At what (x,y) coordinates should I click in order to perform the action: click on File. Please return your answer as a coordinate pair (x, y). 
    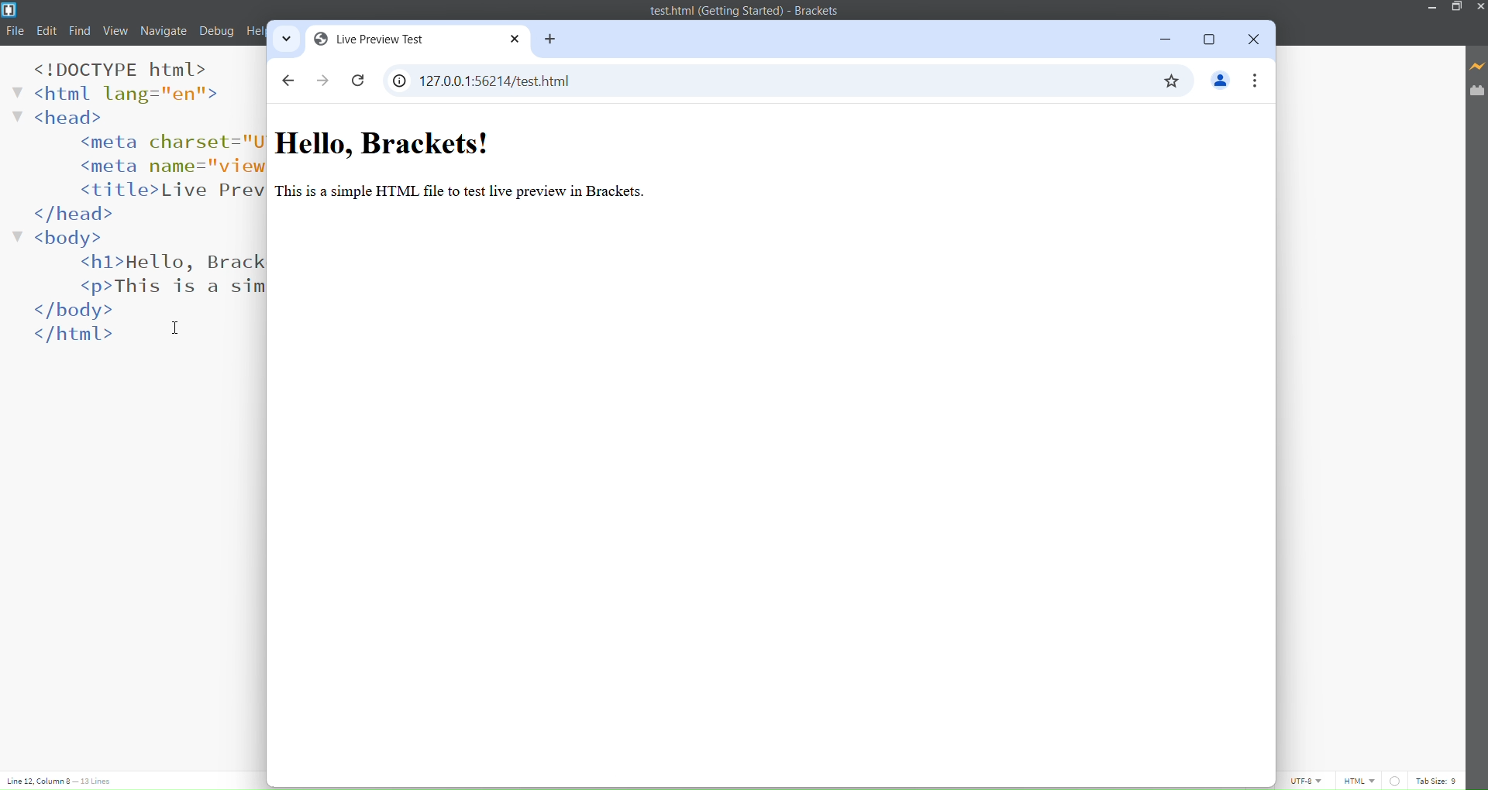
    Looking at the image, I should click on (16, 31).